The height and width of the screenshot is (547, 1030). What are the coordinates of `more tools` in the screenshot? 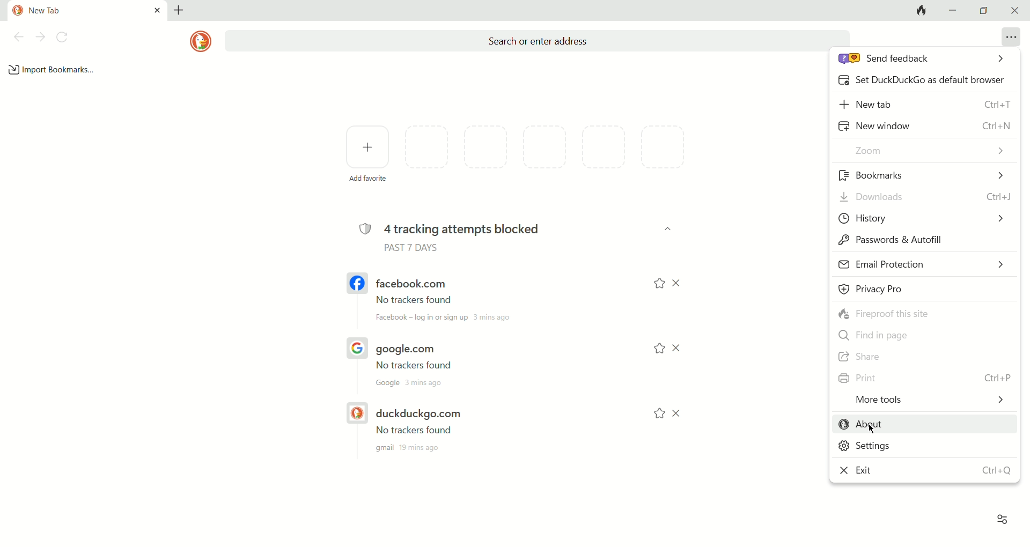 It's located at (922, 402).